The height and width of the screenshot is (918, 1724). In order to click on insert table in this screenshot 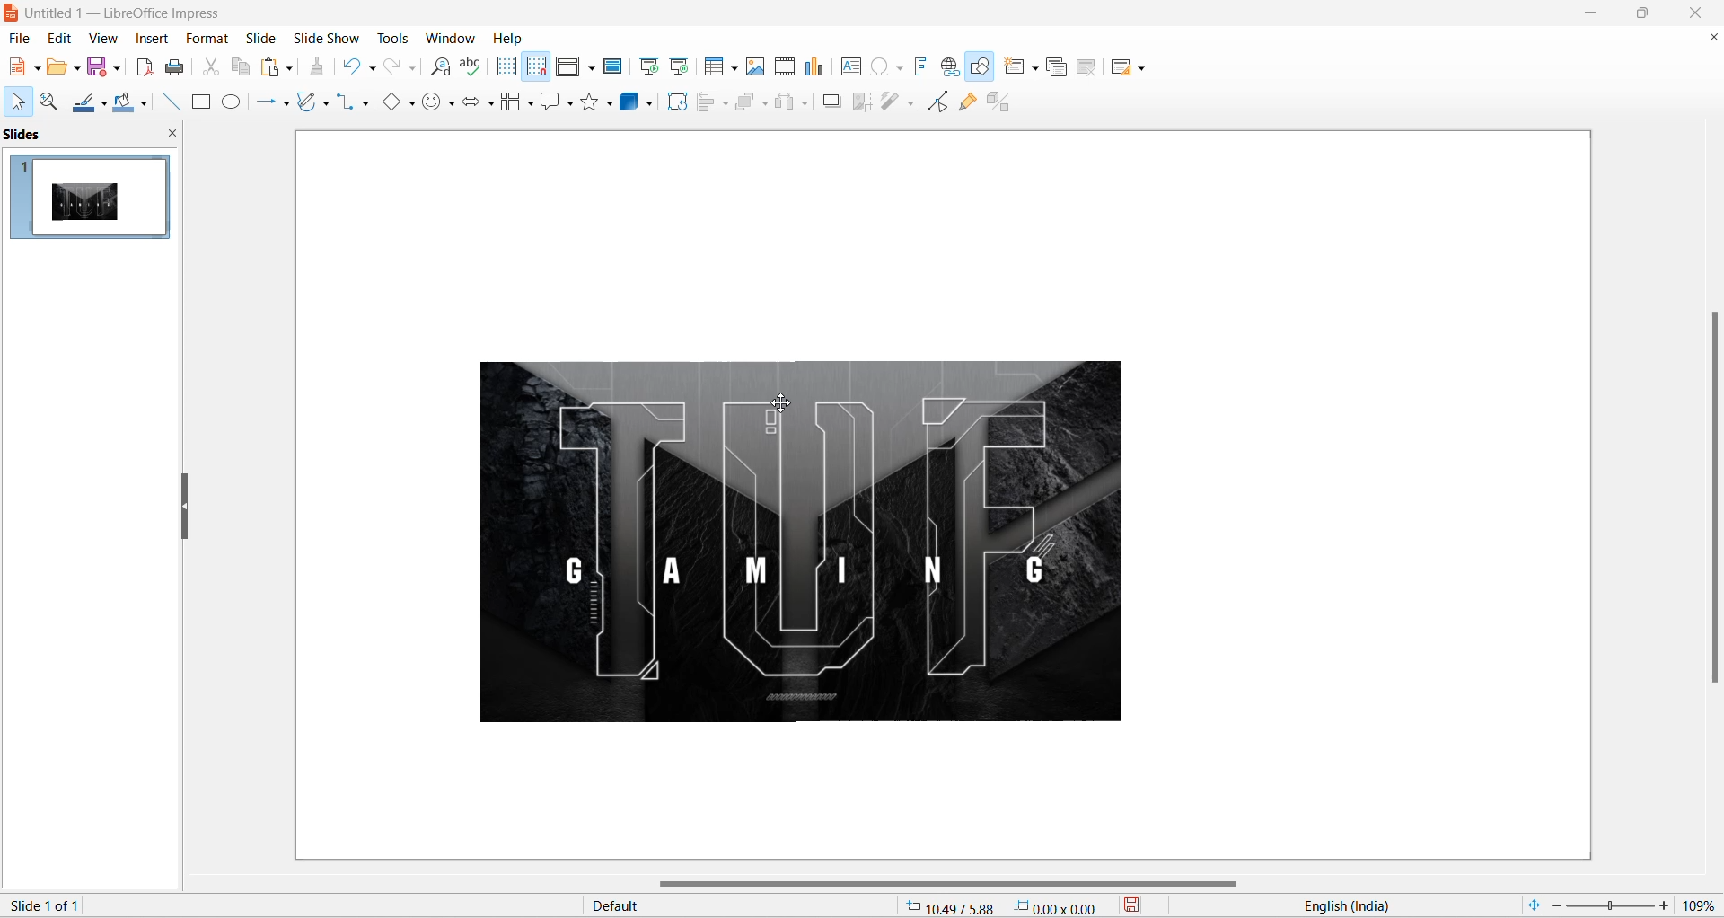, I will do `click(715, 67)`.